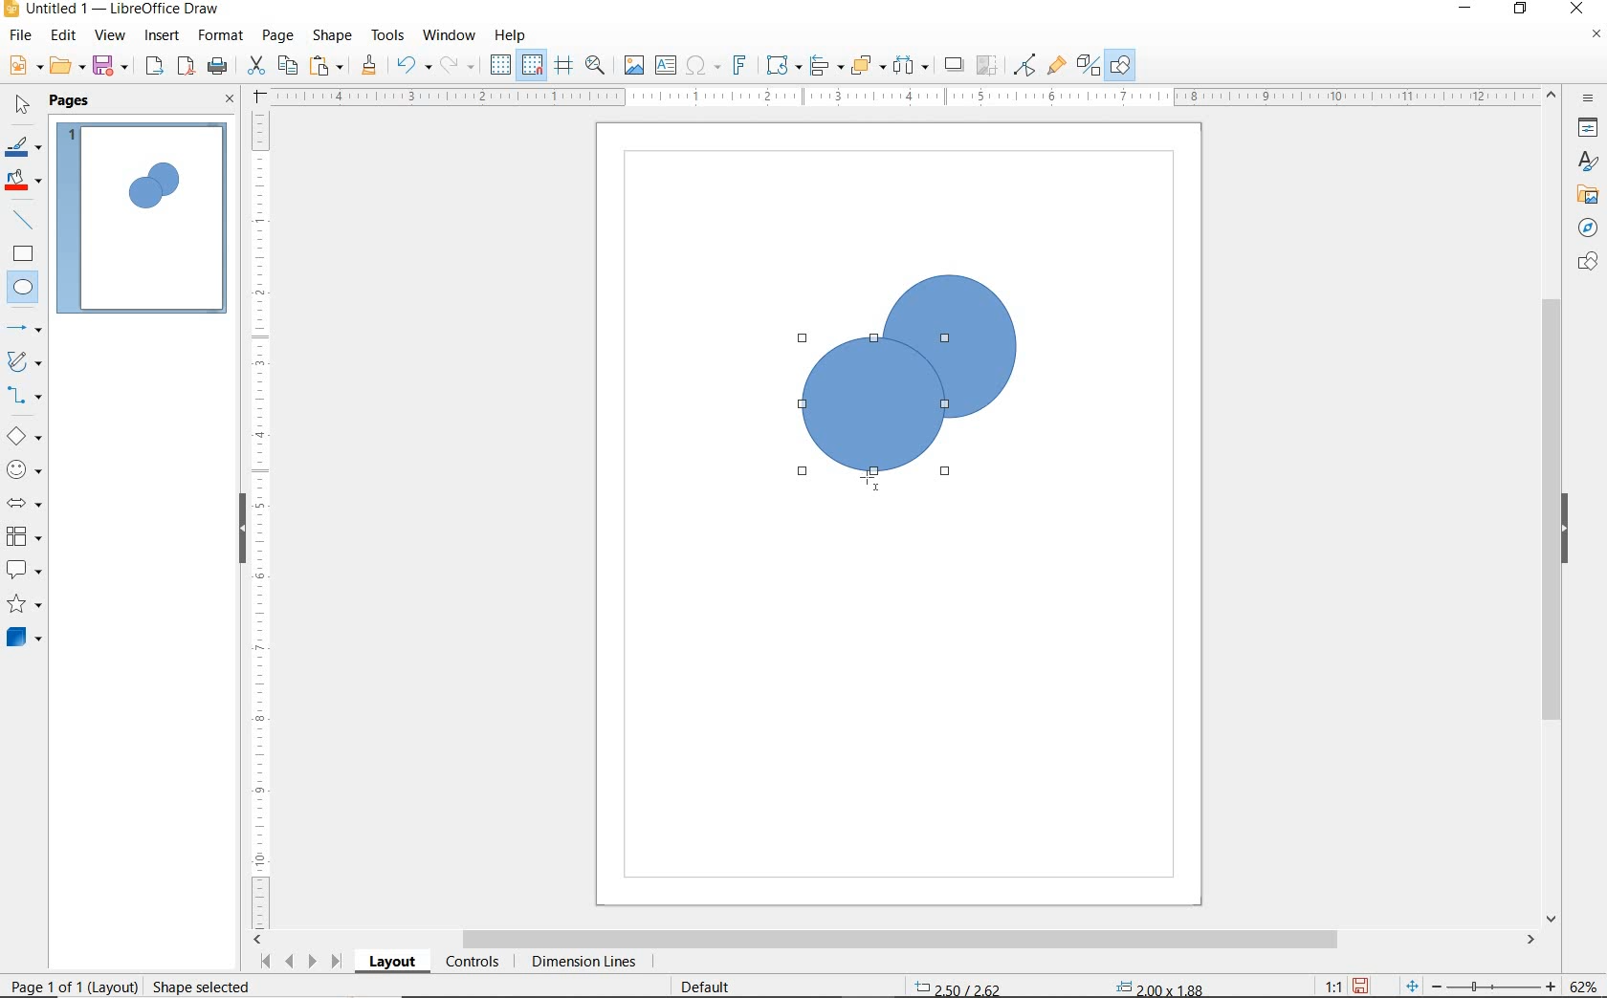 Image resolution: width=1607 pixels, height=998 pixels. Describe the element at coordinates (458, 66) in the screenshot. I see `REDO` at that location.